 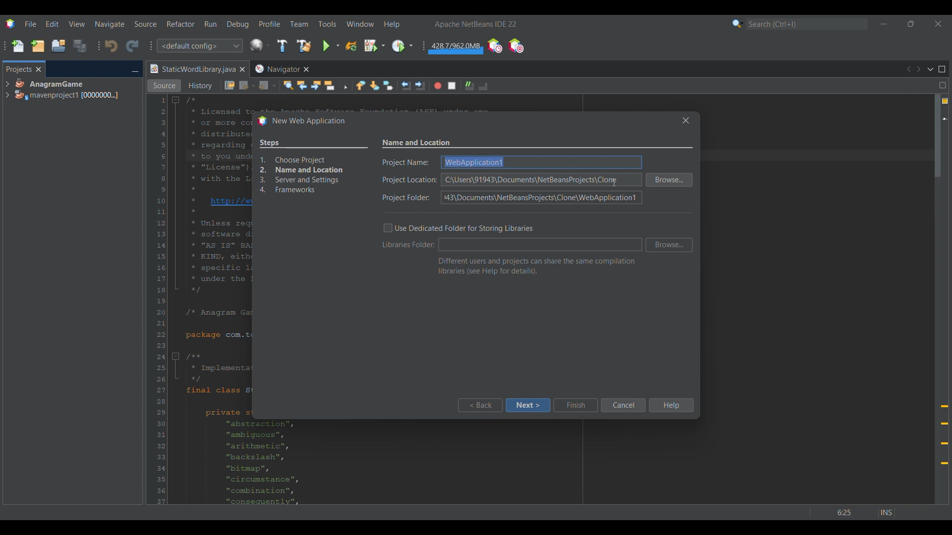 What do you see at coordinates (541, 180) in the screenshot?
I see `Text box for each respective detail` at bounding box center [541, 180].